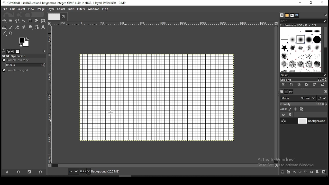  Describe the element at coordinates (300, 85) in the screenshot. I see `duplicate brush` at that location.